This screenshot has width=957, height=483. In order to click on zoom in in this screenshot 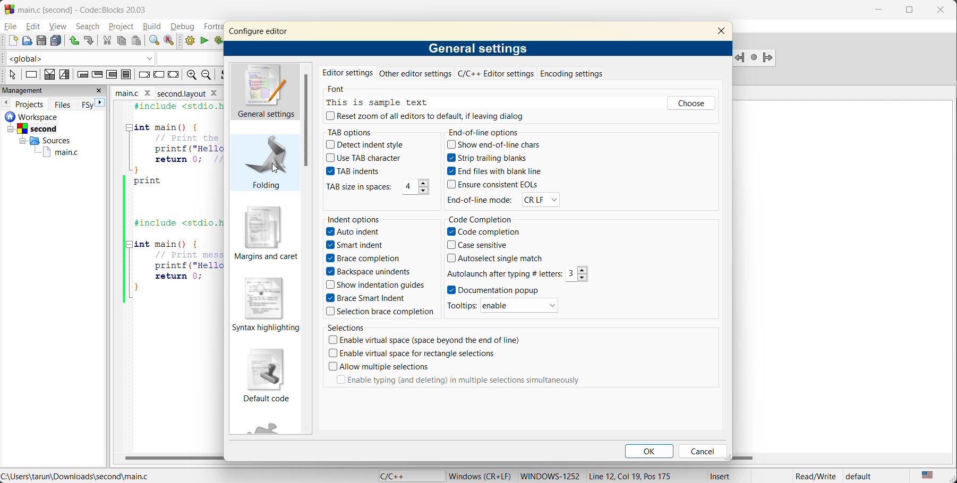, I will do `click(191, 74)`.